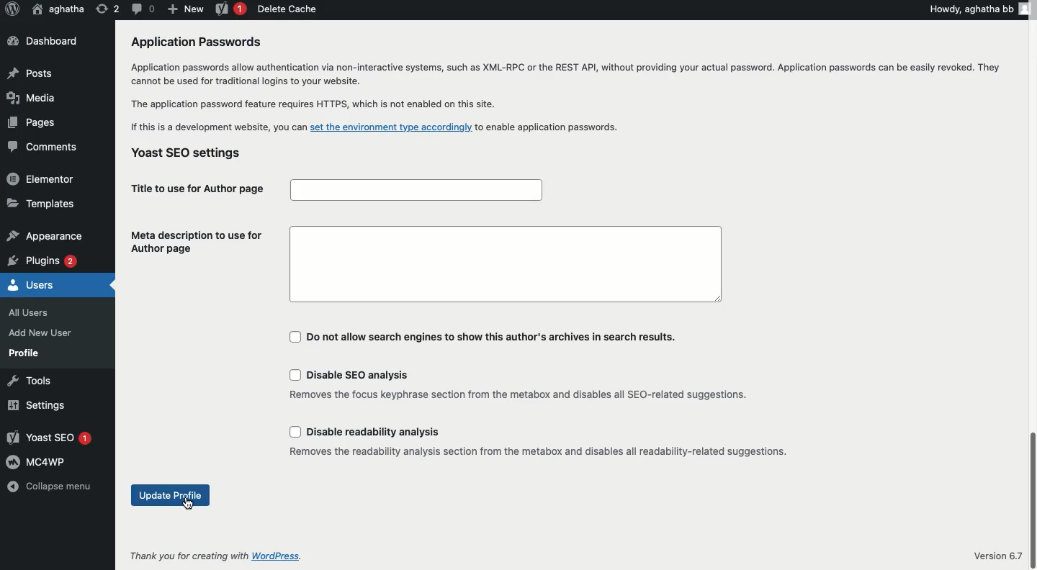  What do you see at coordinates (44, 234) in the screenshot?
I see `Appearance` at bounding box center [44, 234].